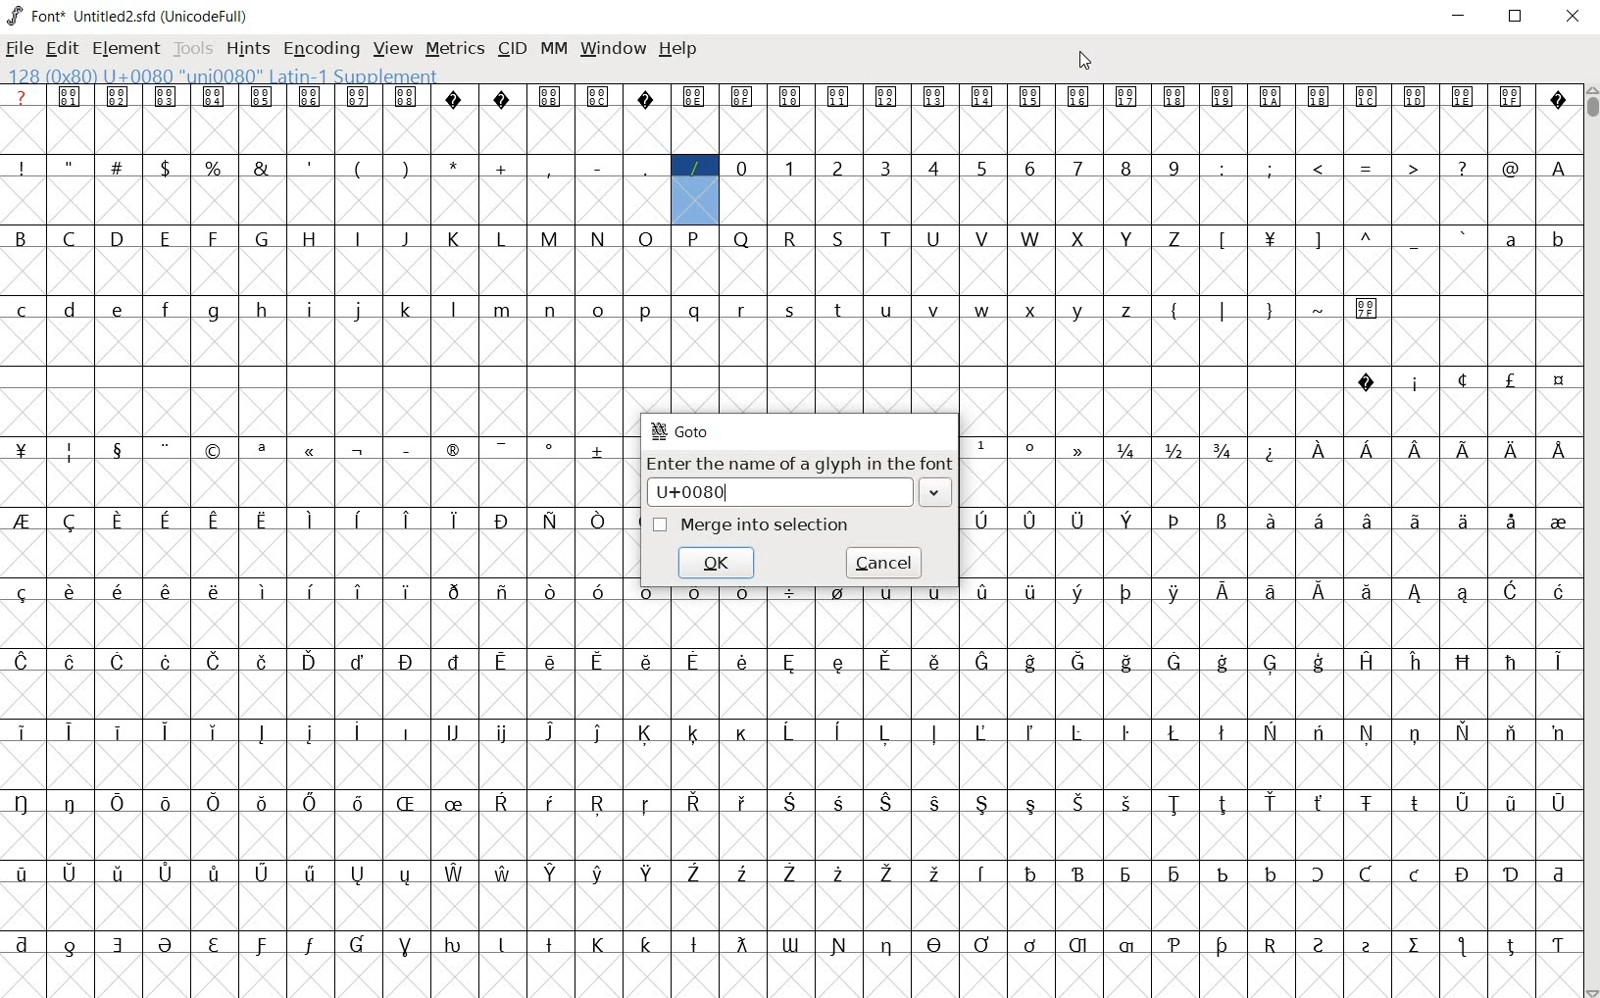 Image resolution: width=1600 pixels, height=998 pixels. Describe the element at coordinates (1125, 733) in the screenshot. I see `glyph` at that location.